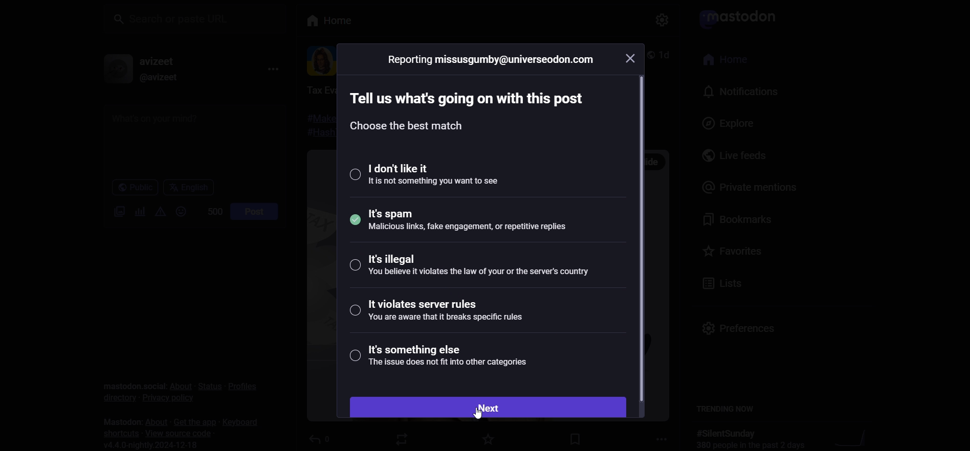 The image size is (970, 451). What do you see at coordinates (462, 218) in the screenshot?
I see `selected spam` at bounding box center [462, 218].